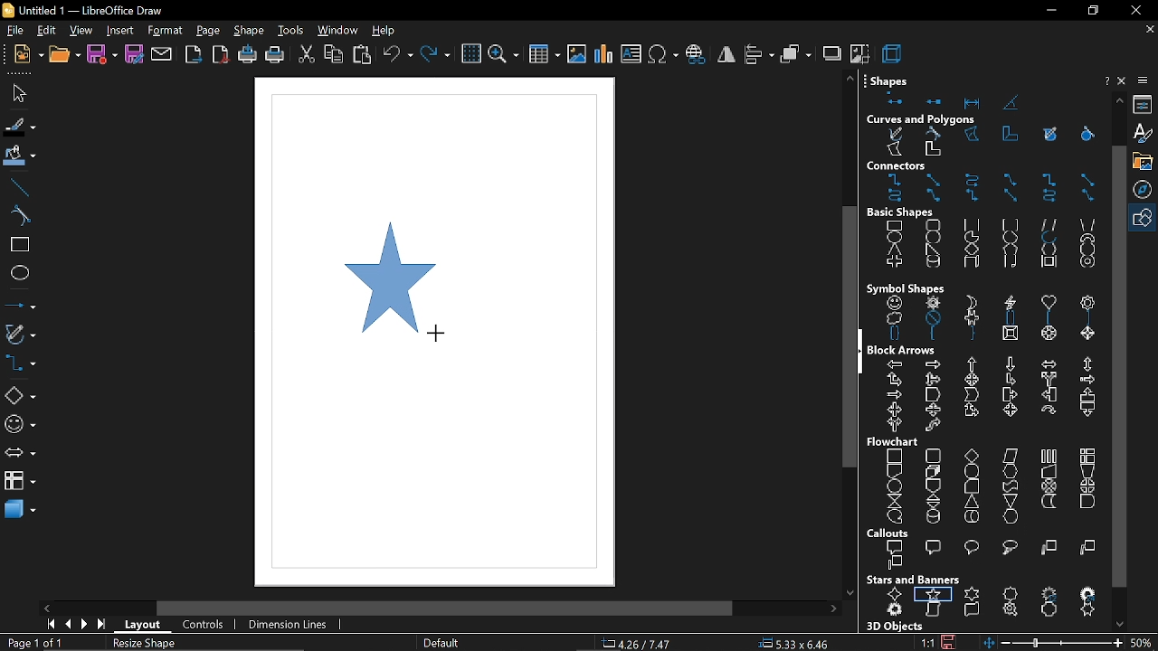  What do you see at coordinates (19, 186) in the screenshot?
I see `line` at bounding box center [19, 186].